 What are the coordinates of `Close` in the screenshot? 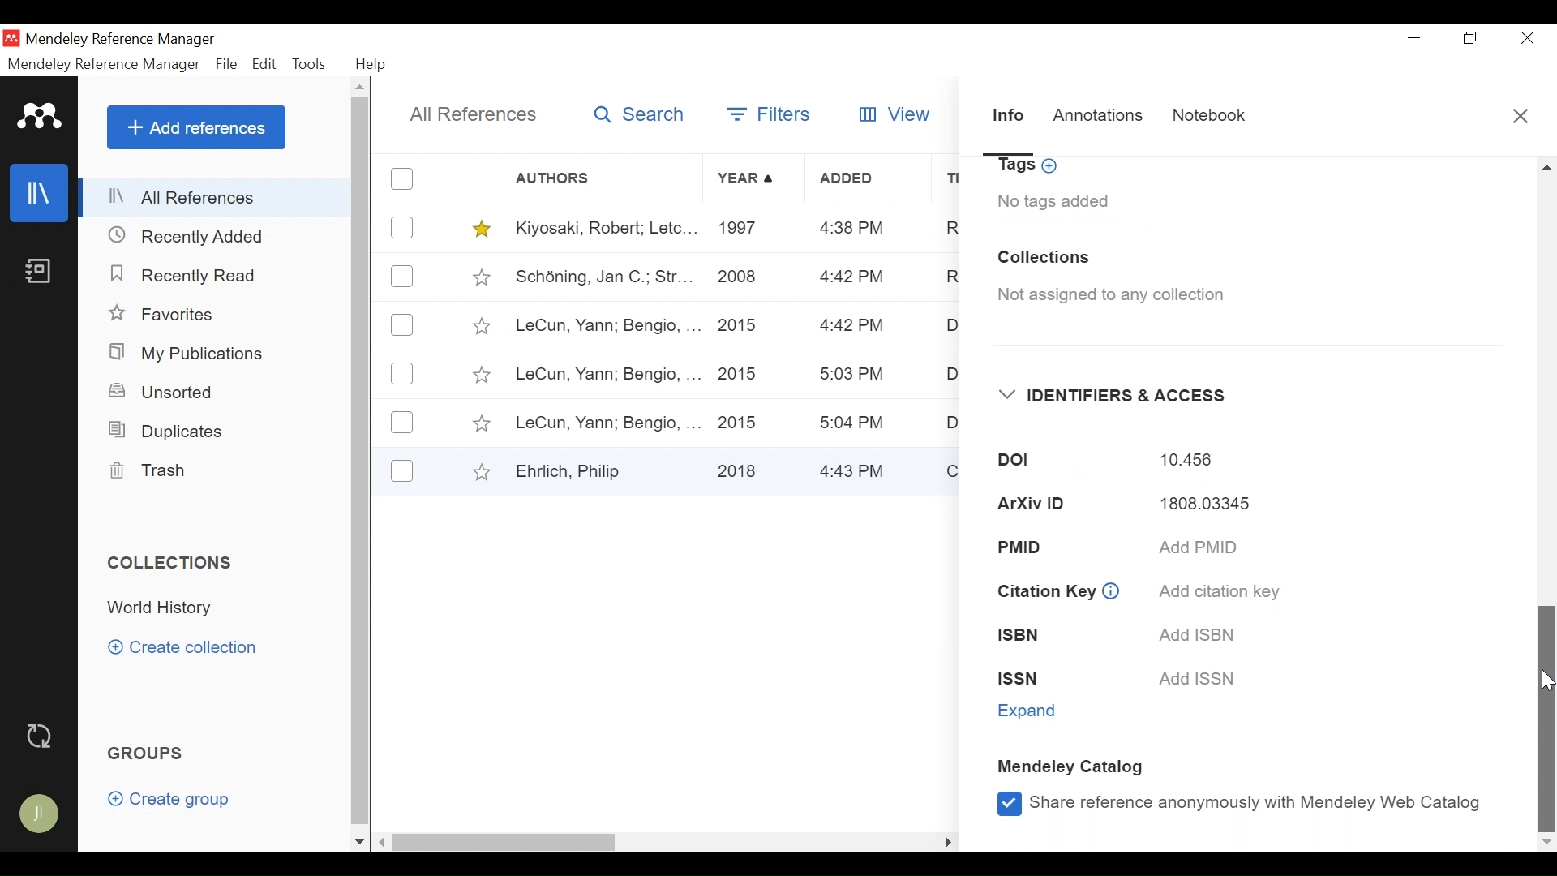 It's located at (1521, 115).